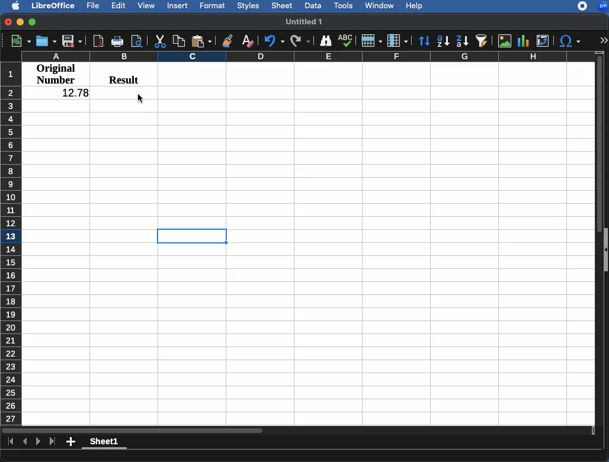 This screenshot has height=462, width=609. Describe the element at coordinates (25, 441) in the screenshot. I see `Previous page` at that location.